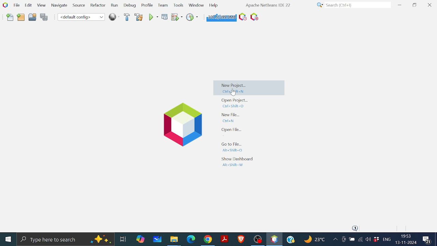 The height and width of the screenshot is (246, 437). Describe the element at coordinates (257, 239) in the screenshot. I see `OBS studio` at that location.